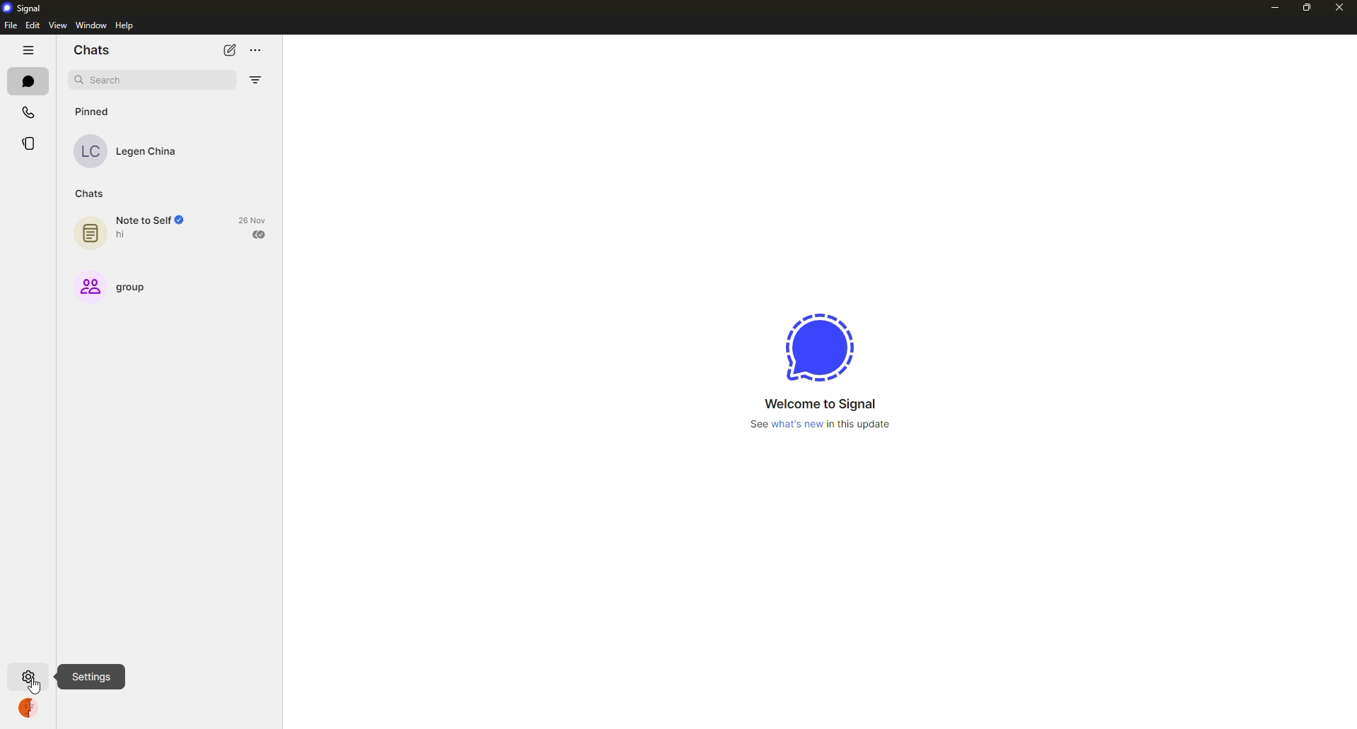 This screenshot has height=729, width=1357. Describe the element at coordinates (11, 25) in the screenshot. I see `file` at that location.